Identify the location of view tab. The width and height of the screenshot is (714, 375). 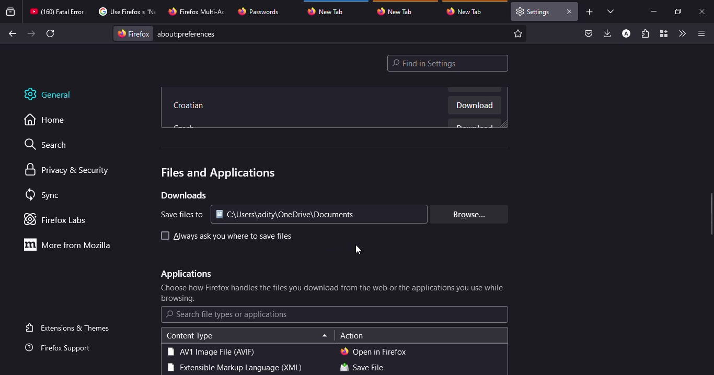
(611, 11).